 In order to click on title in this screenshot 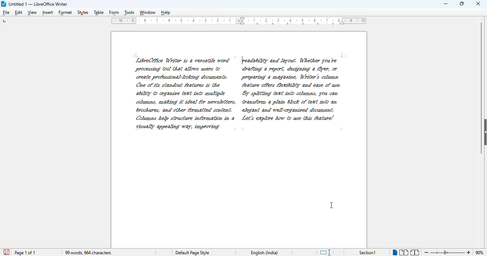, I will do `click(38, 4)`.